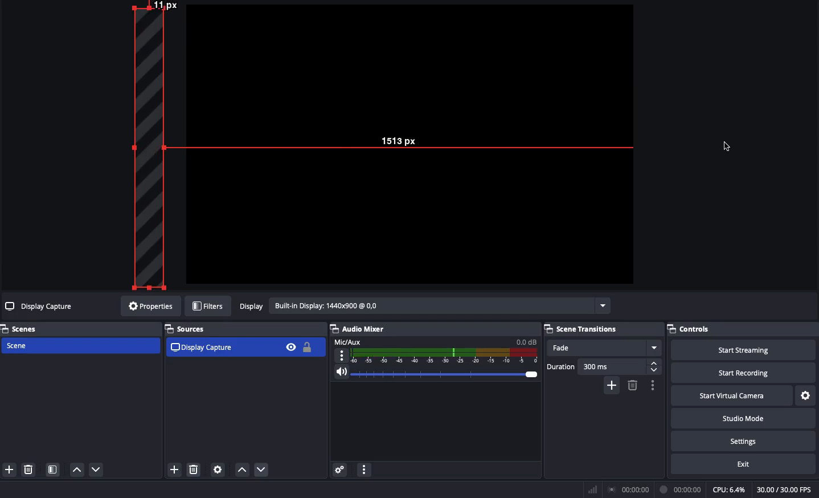 This screenshot has width=819, height=498. I want to click on Display, so click(423, 307).